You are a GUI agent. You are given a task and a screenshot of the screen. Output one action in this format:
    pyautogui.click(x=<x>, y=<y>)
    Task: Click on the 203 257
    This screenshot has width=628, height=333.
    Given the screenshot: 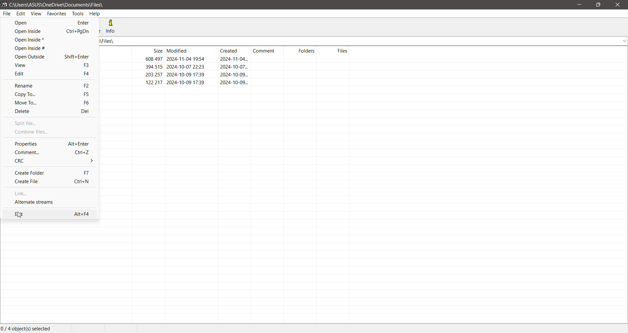 What is the action you would take?
    pyautogui.click(x=151, y=74)
    